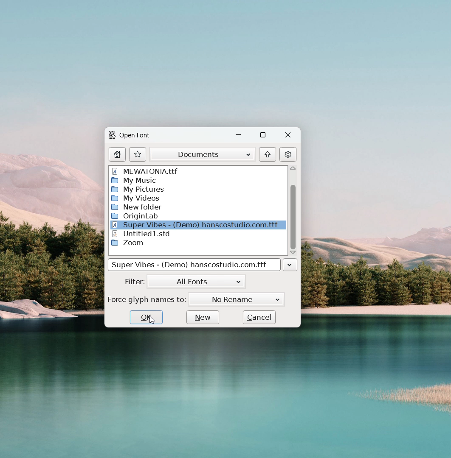 The image size is (451, 458). I want to click on Open Font, so click(134, 135).